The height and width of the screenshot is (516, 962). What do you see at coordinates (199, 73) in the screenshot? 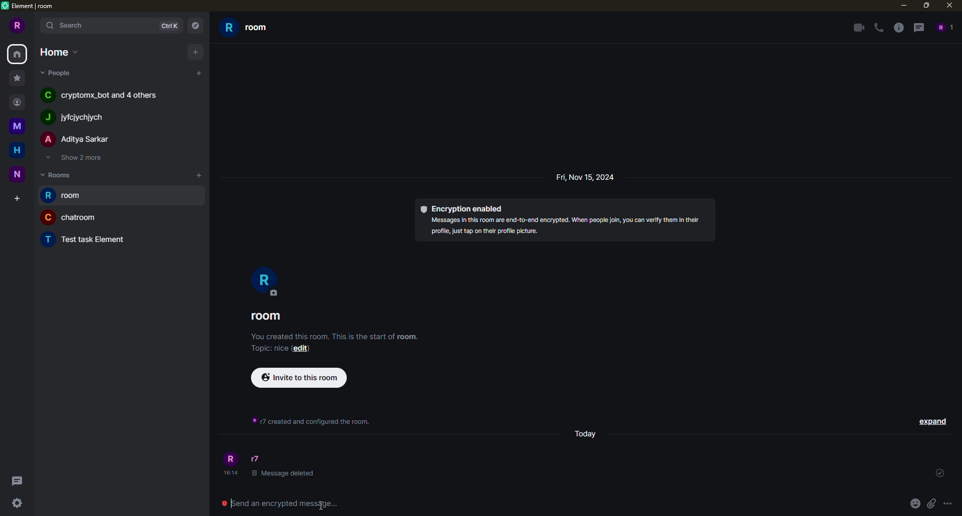
I see `add` at bounding box center [199, 73].